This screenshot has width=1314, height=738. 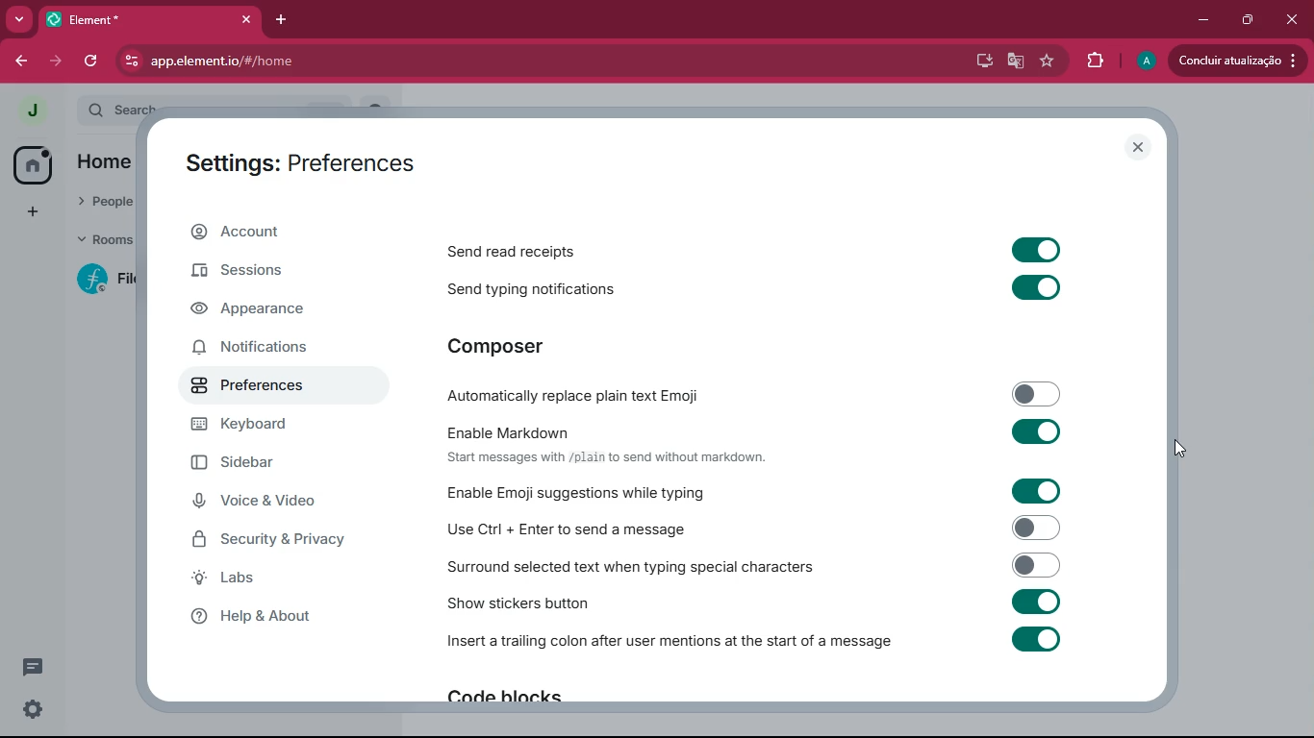 I want to click on Enable Markdown, so click(x=756, y=431).